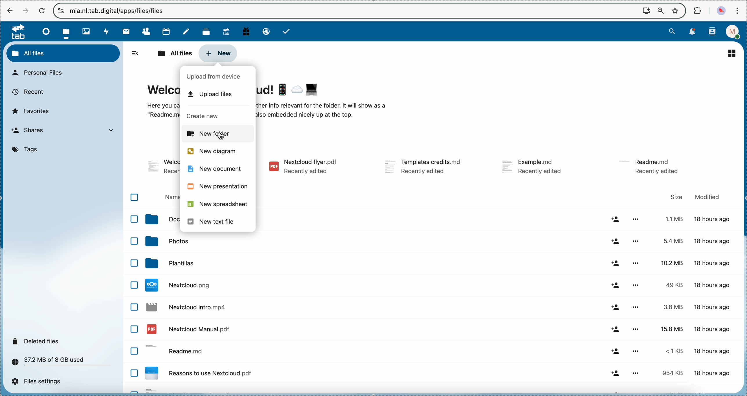 The width and height of the screenshot is (747, 396). Describe the element at coordinates (706, 197) in the screenshot. I see `modified` at that location.